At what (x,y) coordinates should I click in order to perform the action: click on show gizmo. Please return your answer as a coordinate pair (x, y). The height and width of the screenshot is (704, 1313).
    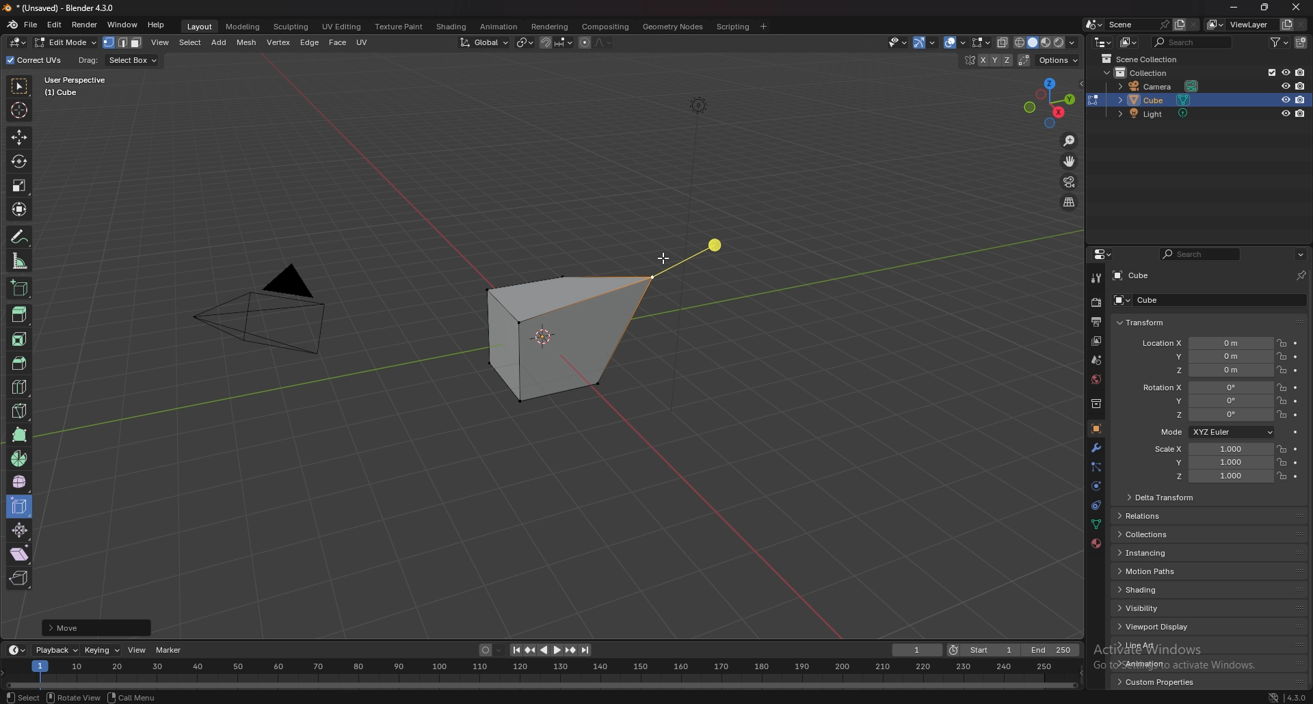
    Looking at the image, I should click on (949, 42).